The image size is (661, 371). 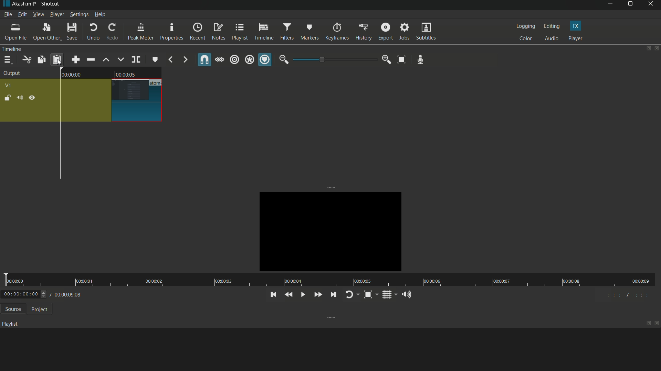 What do you see at coordinates (326, 230) in the screenshot?
I see `imported video` at bounding box center [326, 230].